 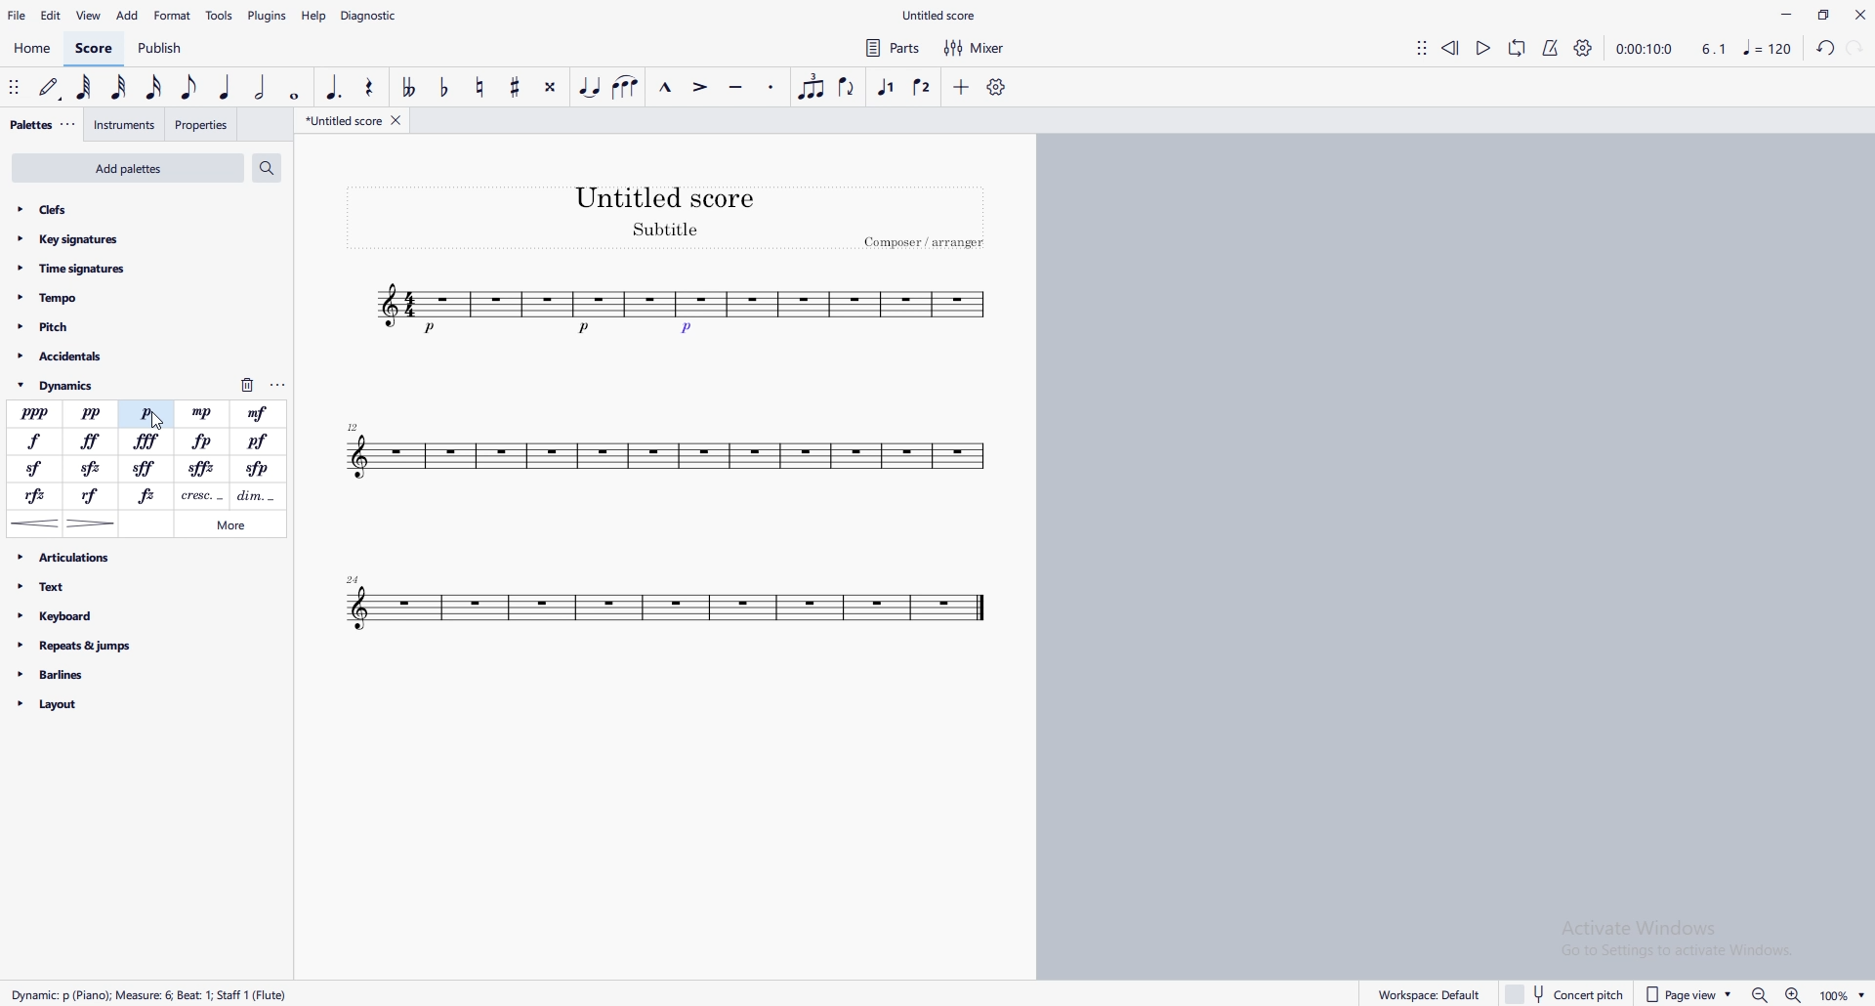 I want to click on voice 1, so click(x=888, y=87).